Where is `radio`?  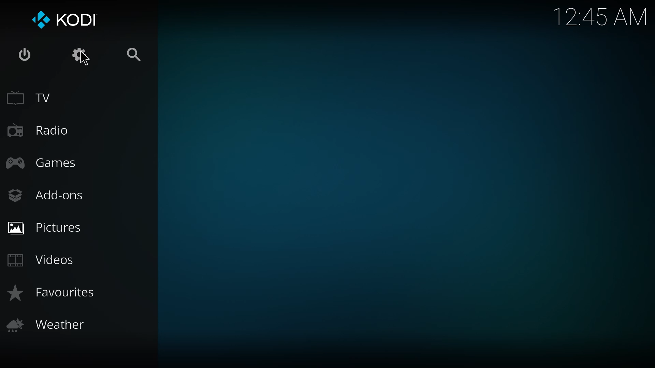
radio is located at coordinates (37, 131).